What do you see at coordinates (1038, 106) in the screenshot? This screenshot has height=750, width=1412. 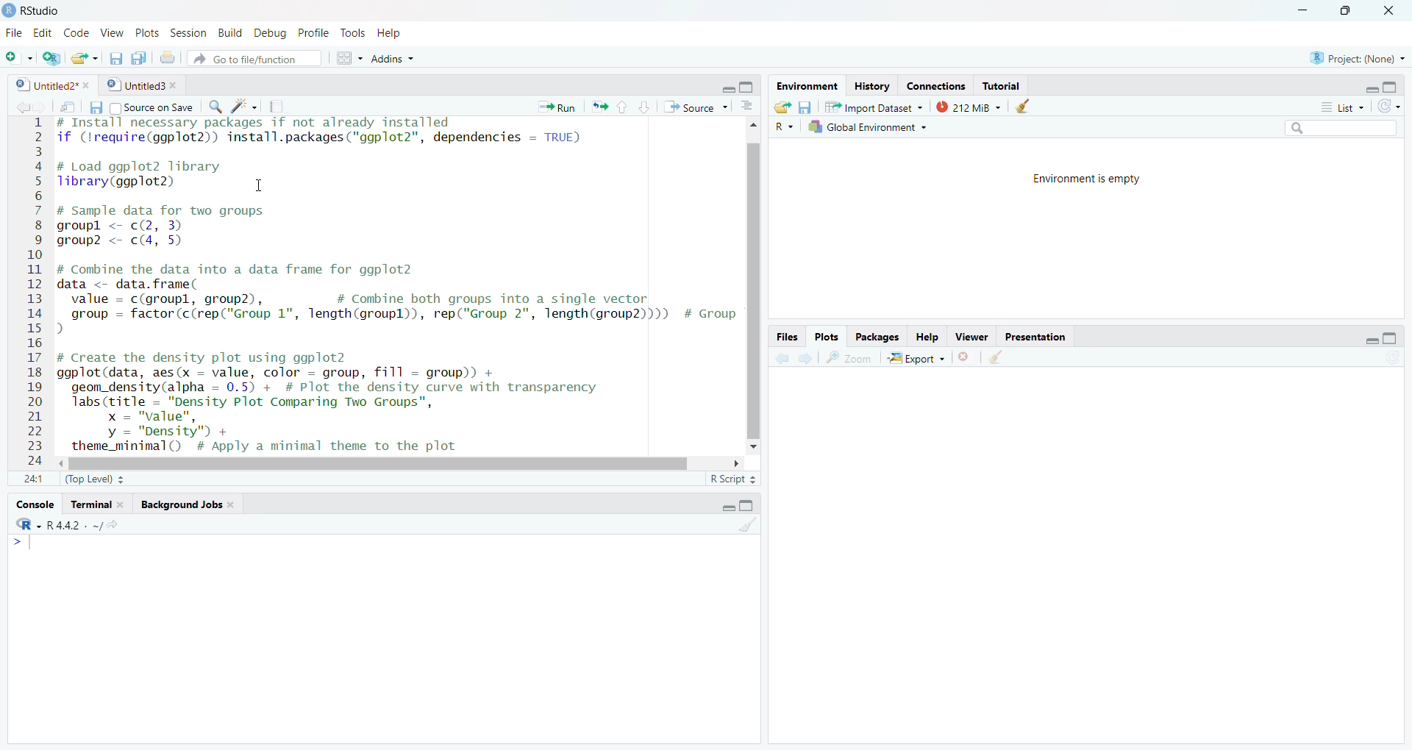 I see `clear` at bounding box center [1038, 106].